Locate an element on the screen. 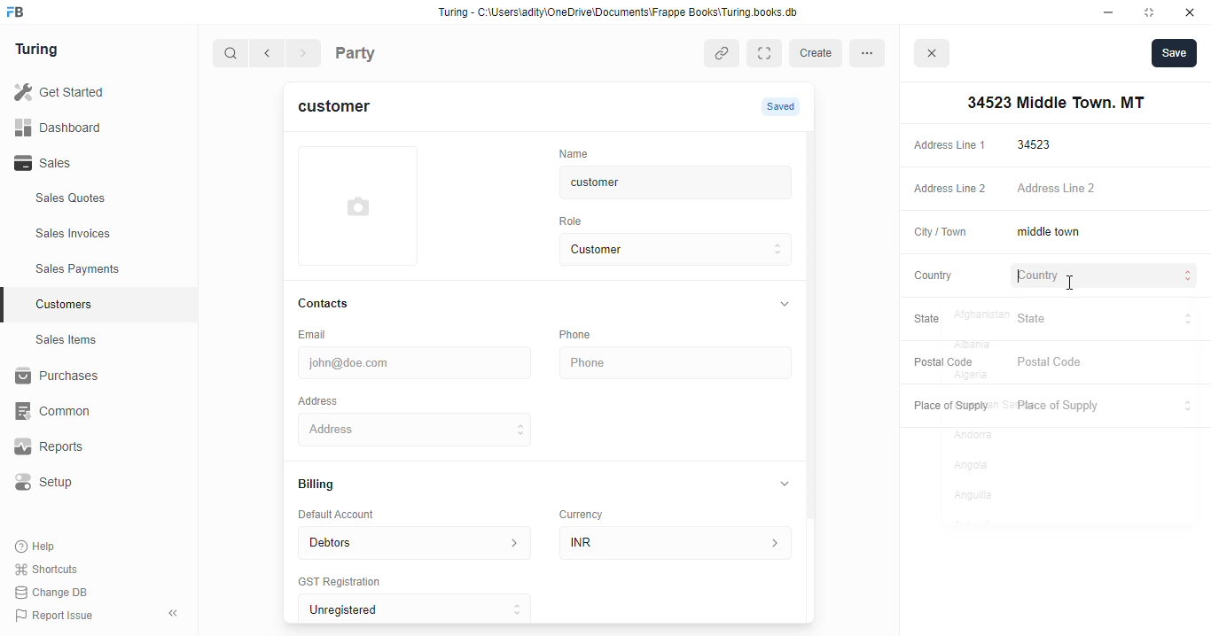  Setup is located at coordinates (90, 482).